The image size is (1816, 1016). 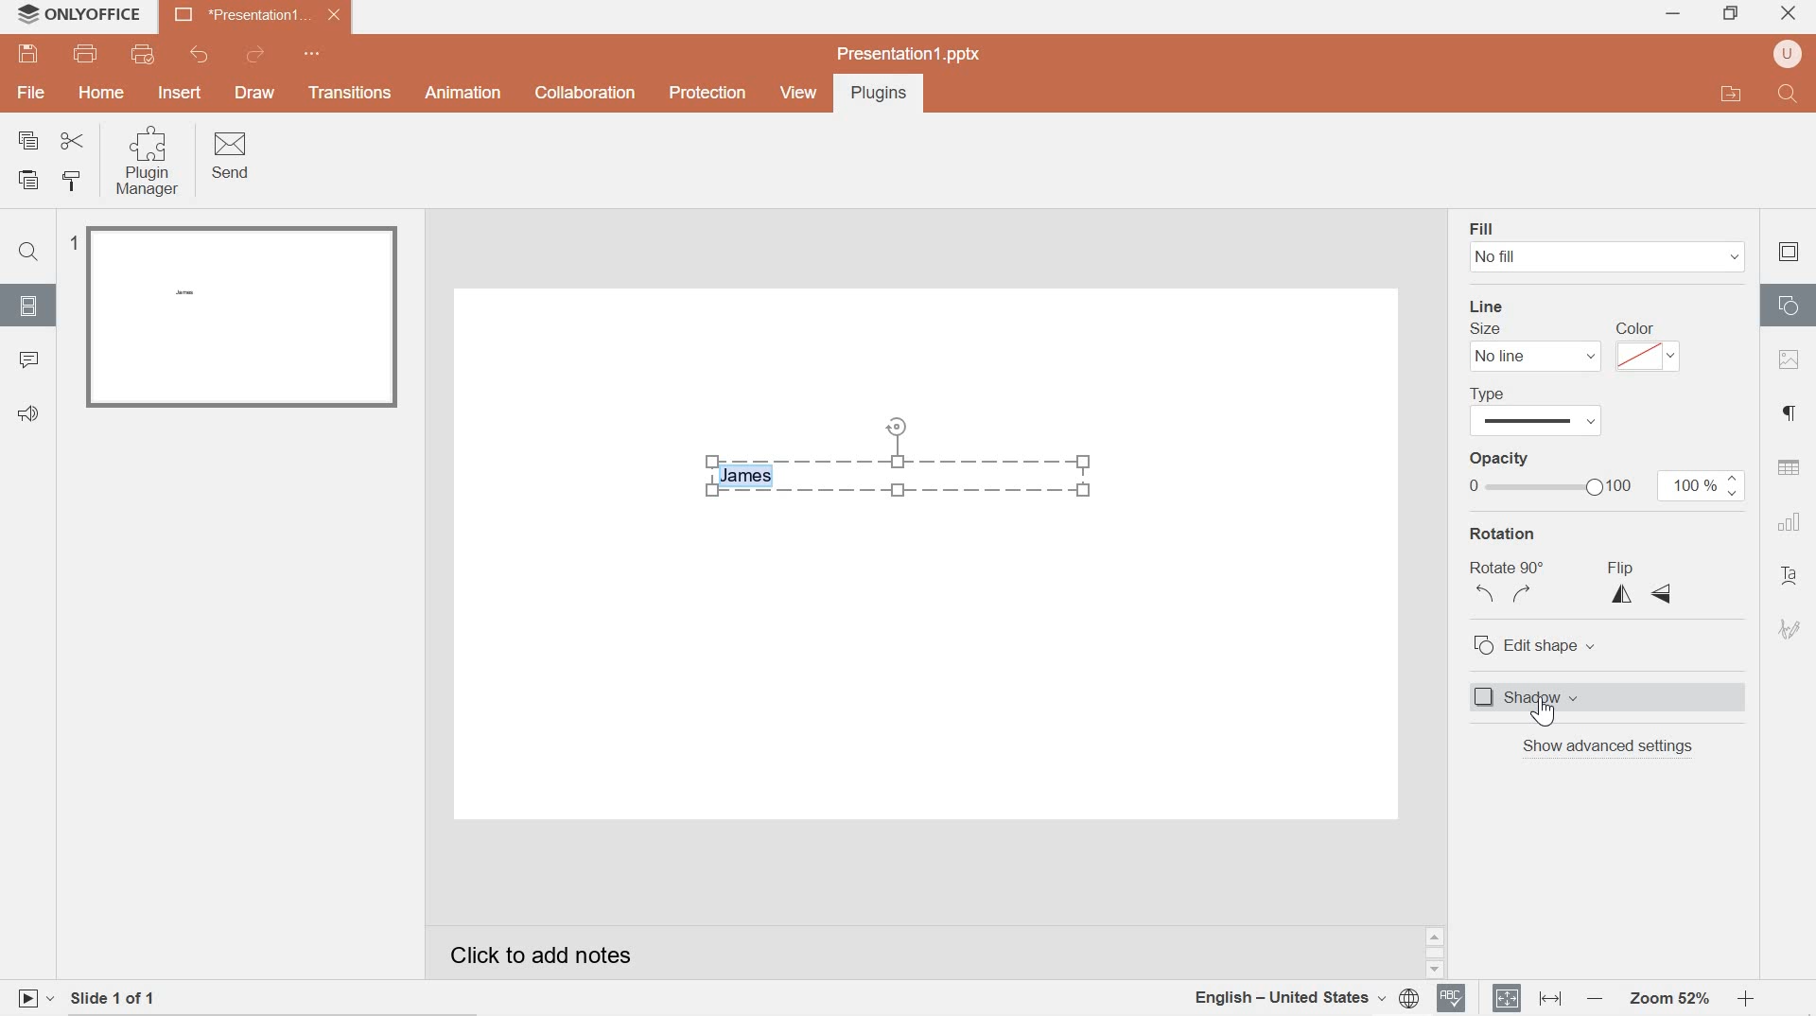 What do you see at coordinates (101, 14) in the screenshot?
I see `system name` at bounding box center [101, 14].